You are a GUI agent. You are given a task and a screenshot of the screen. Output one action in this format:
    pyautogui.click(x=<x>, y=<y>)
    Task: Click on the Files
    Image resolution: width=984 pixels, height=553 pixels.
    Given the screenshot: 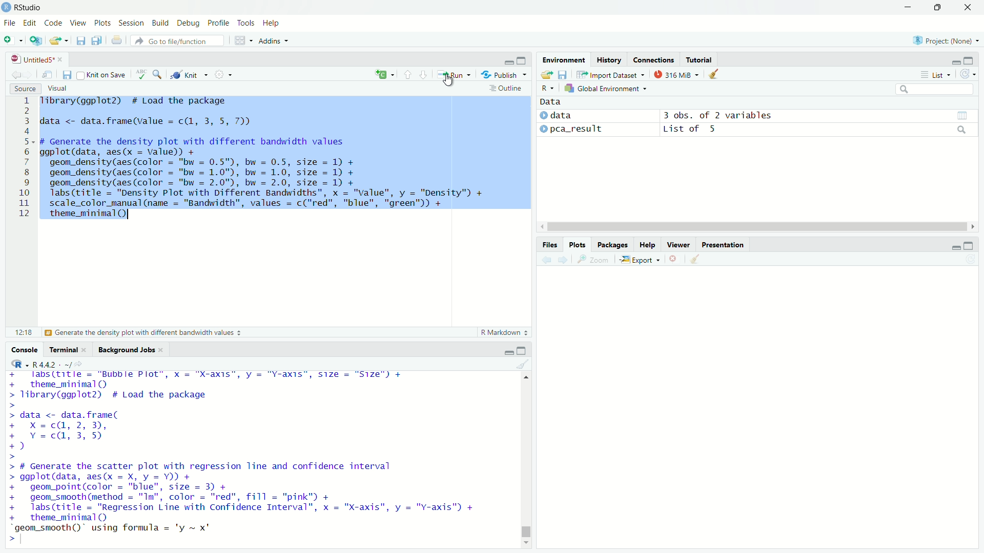 What is the action you would take?
    pyautogui.click(x=549, y=245)
    